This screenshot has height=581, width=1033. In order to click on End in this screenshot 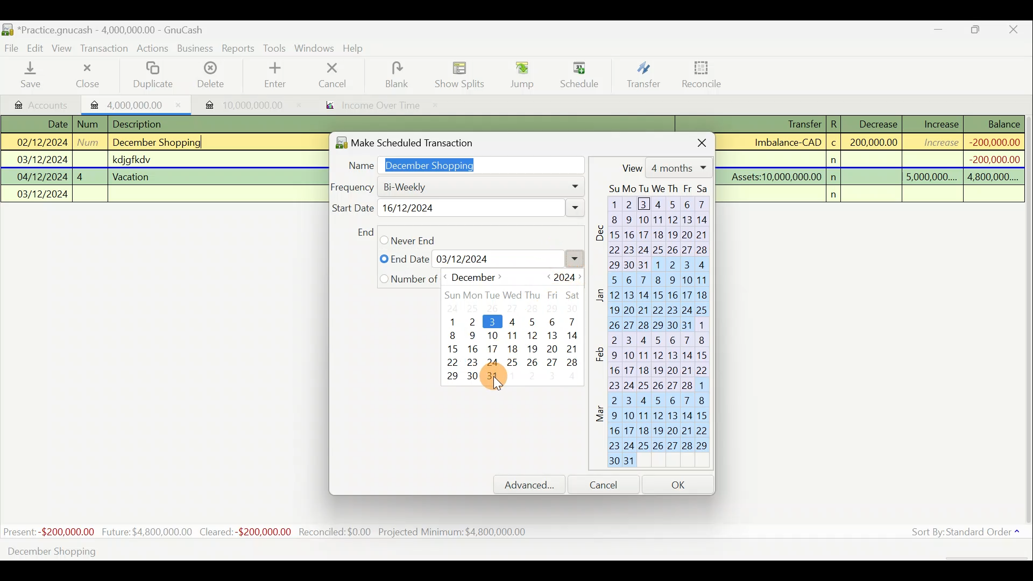, I will do `click(364, 232)`.